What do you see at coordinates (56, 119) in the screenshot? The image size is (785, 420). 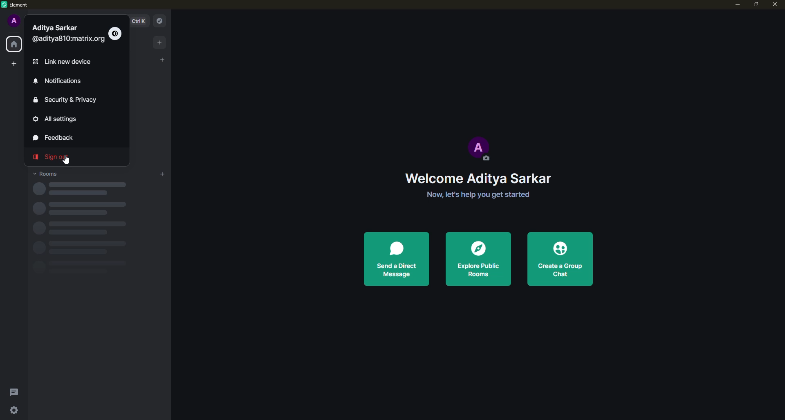 I see `all settings` at bounding box center [56, 119].